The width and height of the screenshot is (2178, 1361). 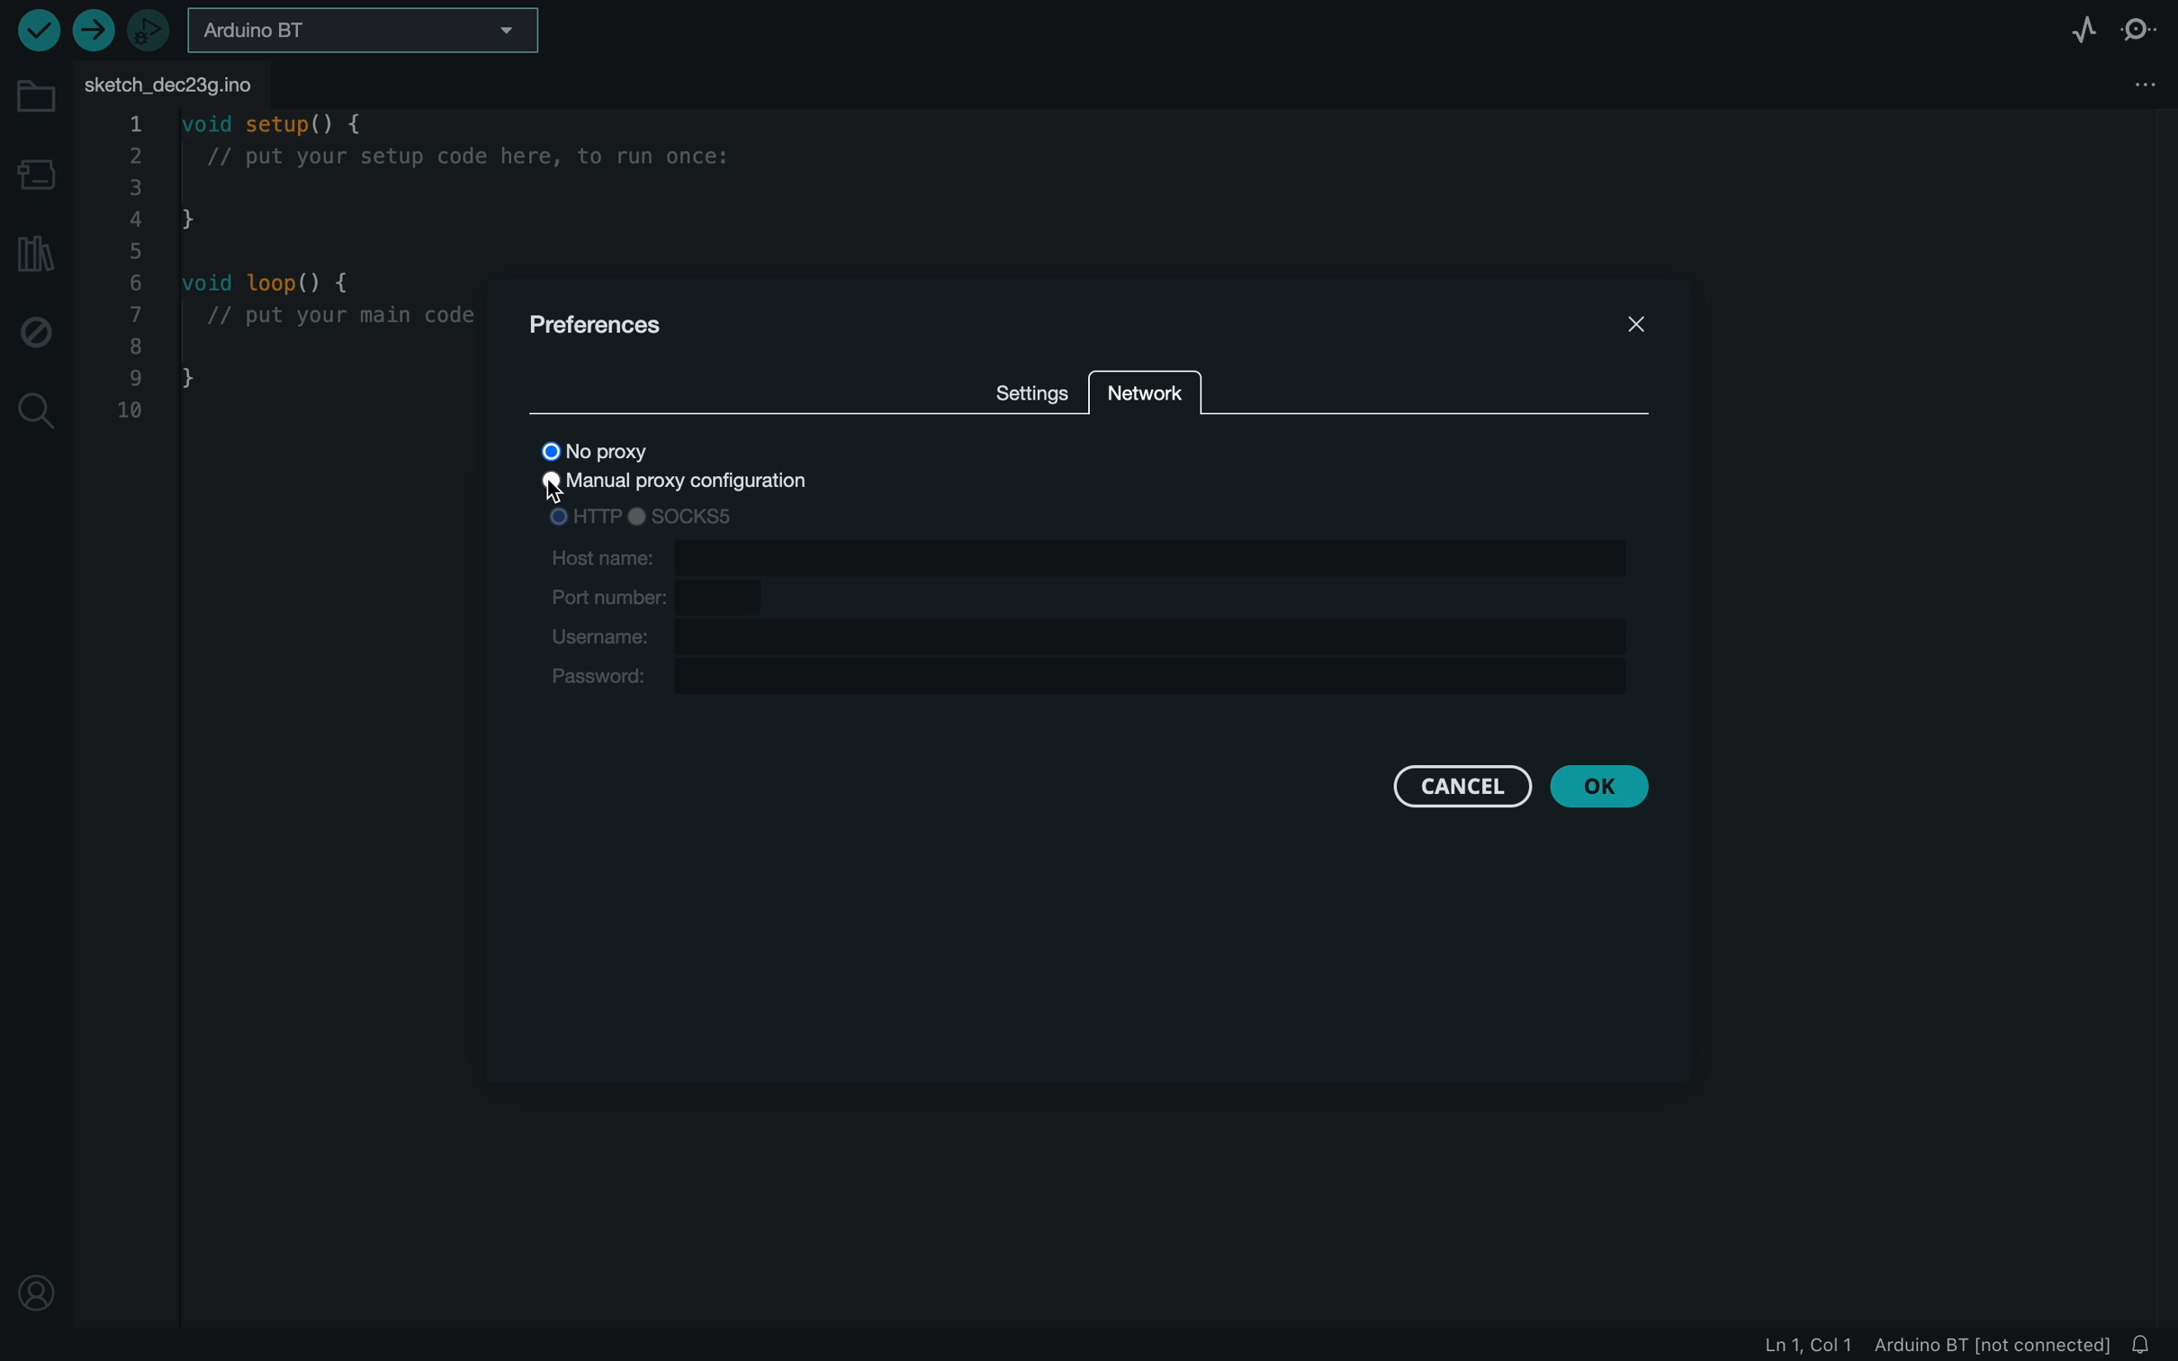 What do you see at coordinates (1080, 558) in the screenshot?
I see `host name` at bounding box center [1080, 558].